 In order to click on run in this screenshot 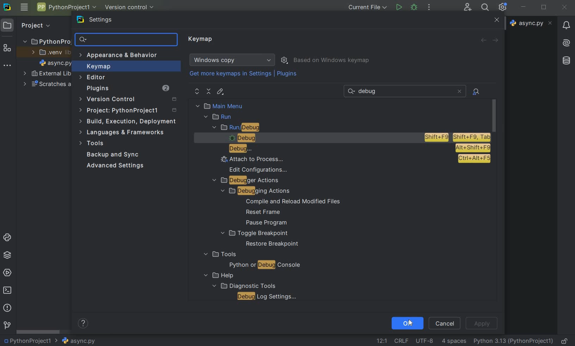, I will do `click(398, 7)`.